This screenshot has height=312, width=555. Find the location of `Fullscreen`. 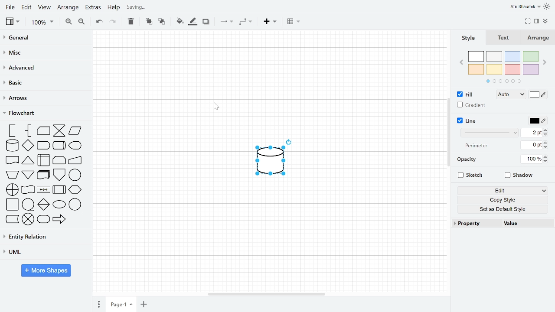

Fullscreen is located at coordinates (528, 22).